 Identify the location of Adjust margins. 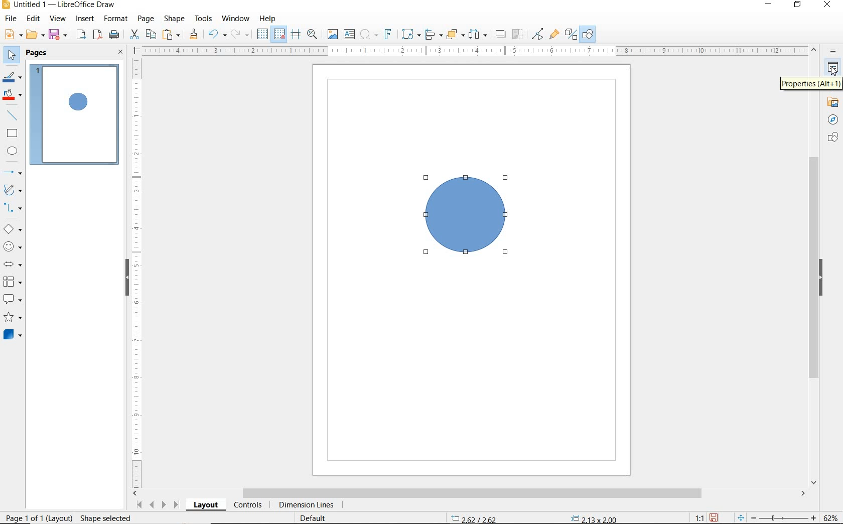
(135, 49).